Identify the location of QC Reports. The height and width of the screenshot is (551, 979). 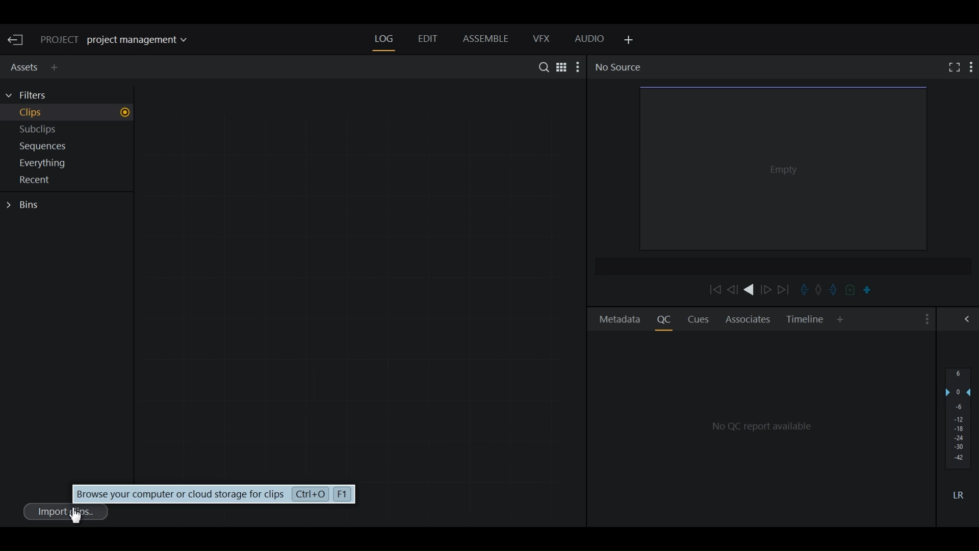
(764, 425).